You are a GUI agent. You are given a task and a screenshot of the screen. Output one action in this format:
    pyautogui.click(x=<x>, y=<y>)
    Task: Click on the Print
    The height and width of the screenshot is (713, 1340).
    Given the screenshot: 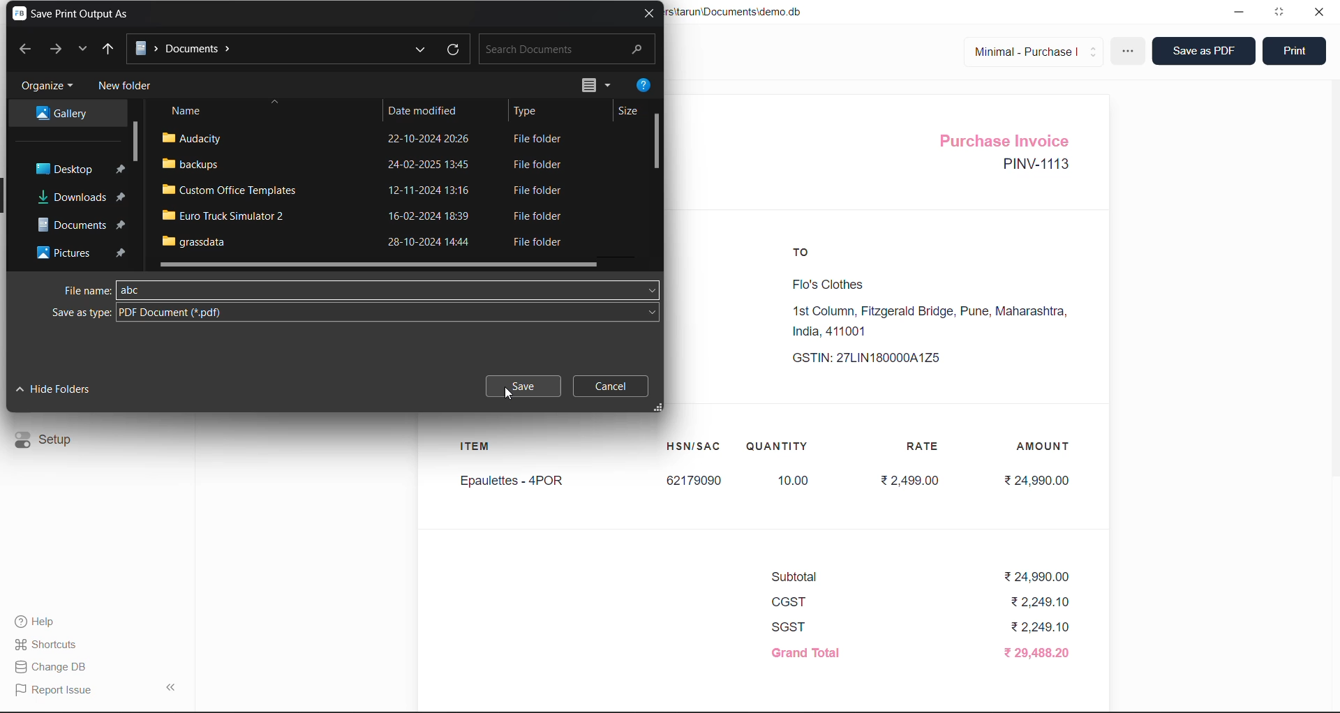 What is the action you would take?
    pyautogui.click(x=1294, y=48)
    